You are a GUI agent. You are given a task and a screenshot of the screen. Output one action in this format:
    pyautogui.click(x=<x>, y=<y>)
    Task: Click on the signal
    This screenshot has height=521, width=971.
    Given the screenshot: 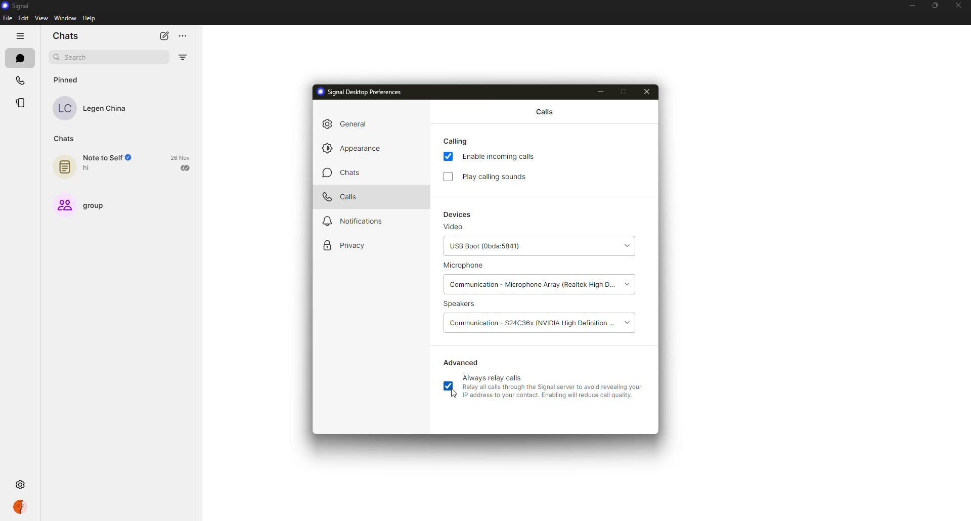 What is the action you would take?
    pyautogui.click(x=16, y=5)
    